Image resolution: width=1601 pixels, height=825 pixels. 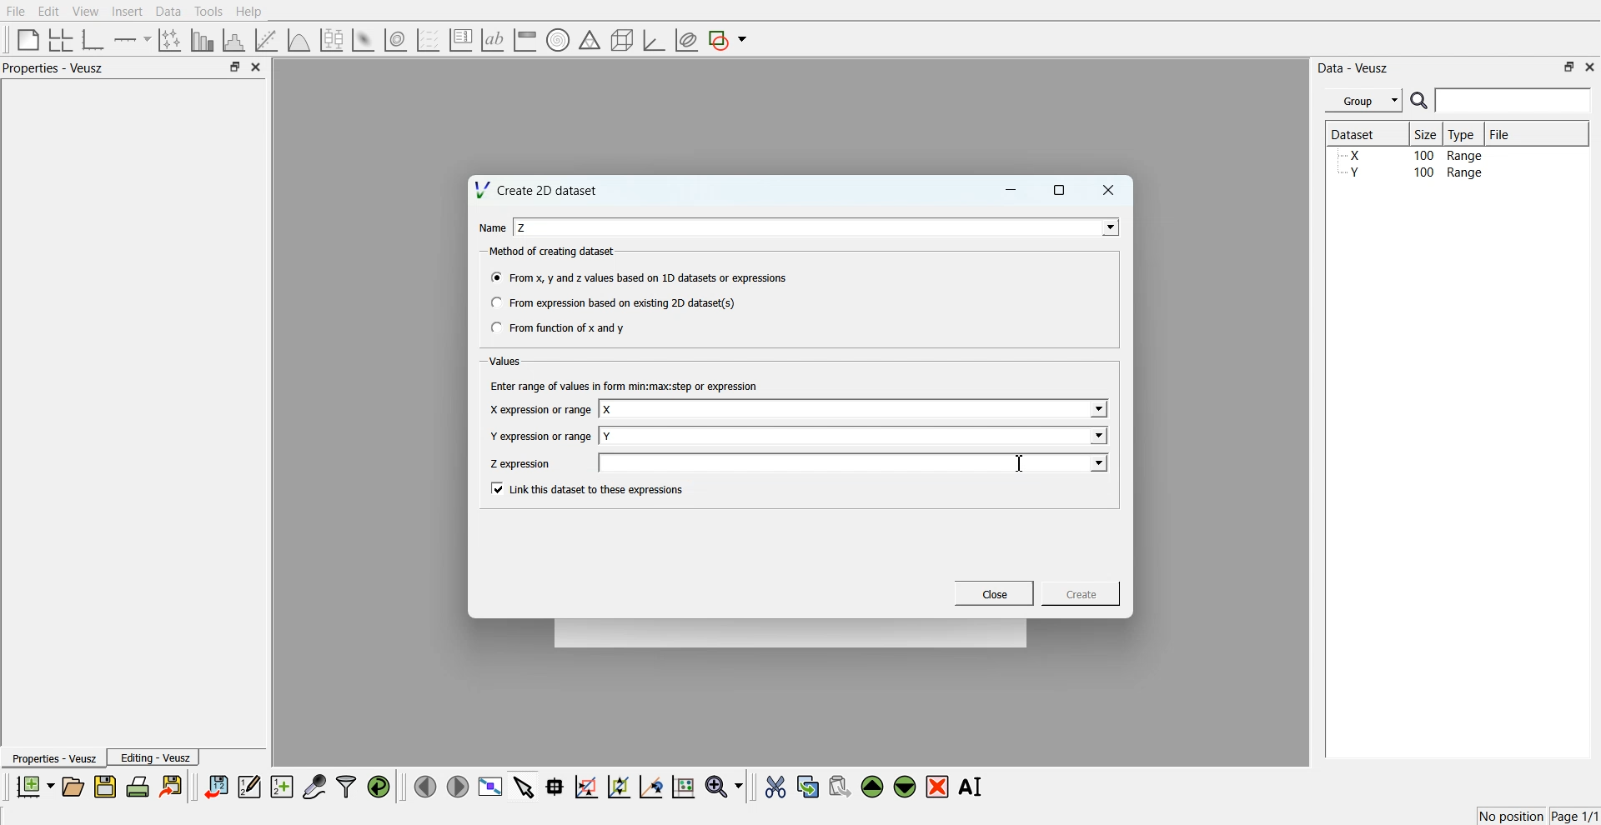 I want to click on Editing - Veusz, so click(x=153, y=757).